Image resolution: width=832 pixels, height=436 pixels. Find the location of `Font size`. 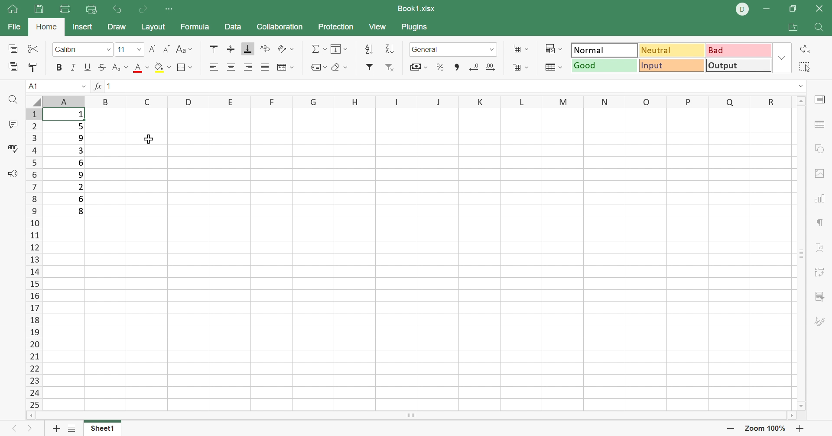

Font size is located at coordinates (129, 48).